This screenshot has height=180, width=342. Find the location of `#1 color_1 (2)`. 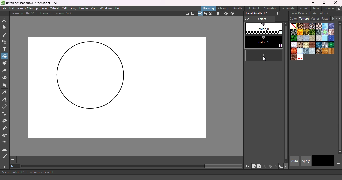

#1 color_1 (2) is located at coordinates (263, 42).